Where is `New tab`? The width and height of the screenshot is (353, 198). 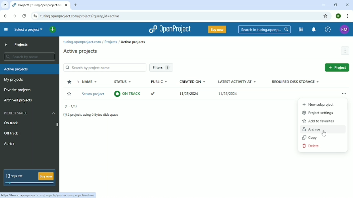 New tab is located at coordinates (75, 5).